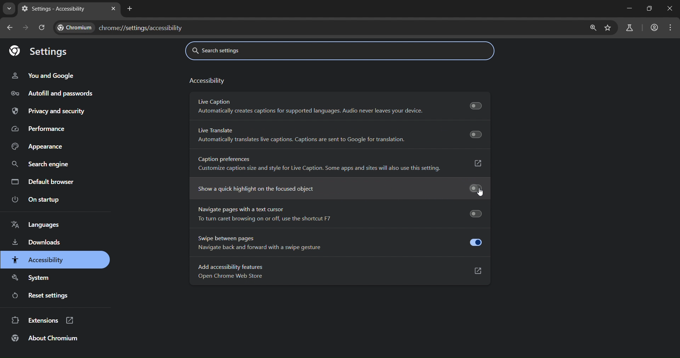 The image size is (680, 358). I want to click on autofill and passwords, so click(52, 94).